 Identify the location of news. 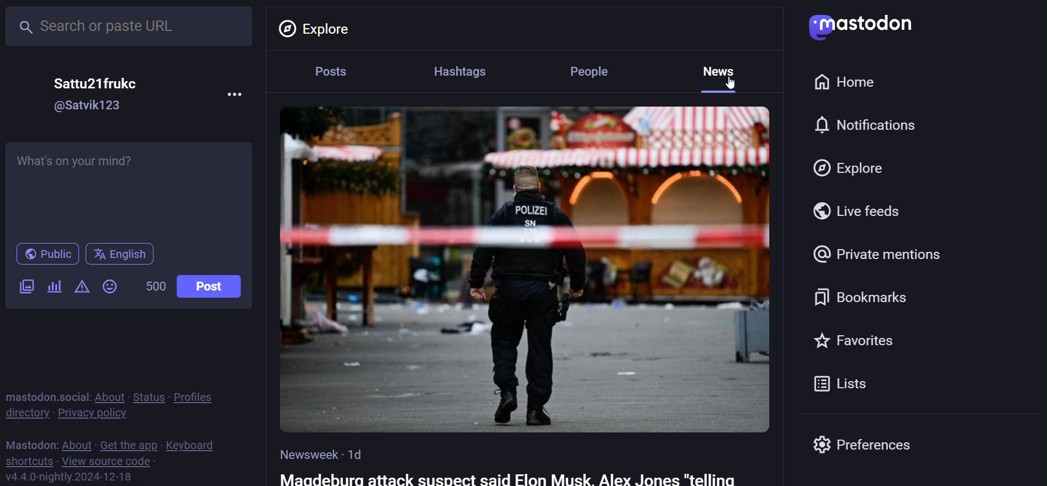
(722, 70).